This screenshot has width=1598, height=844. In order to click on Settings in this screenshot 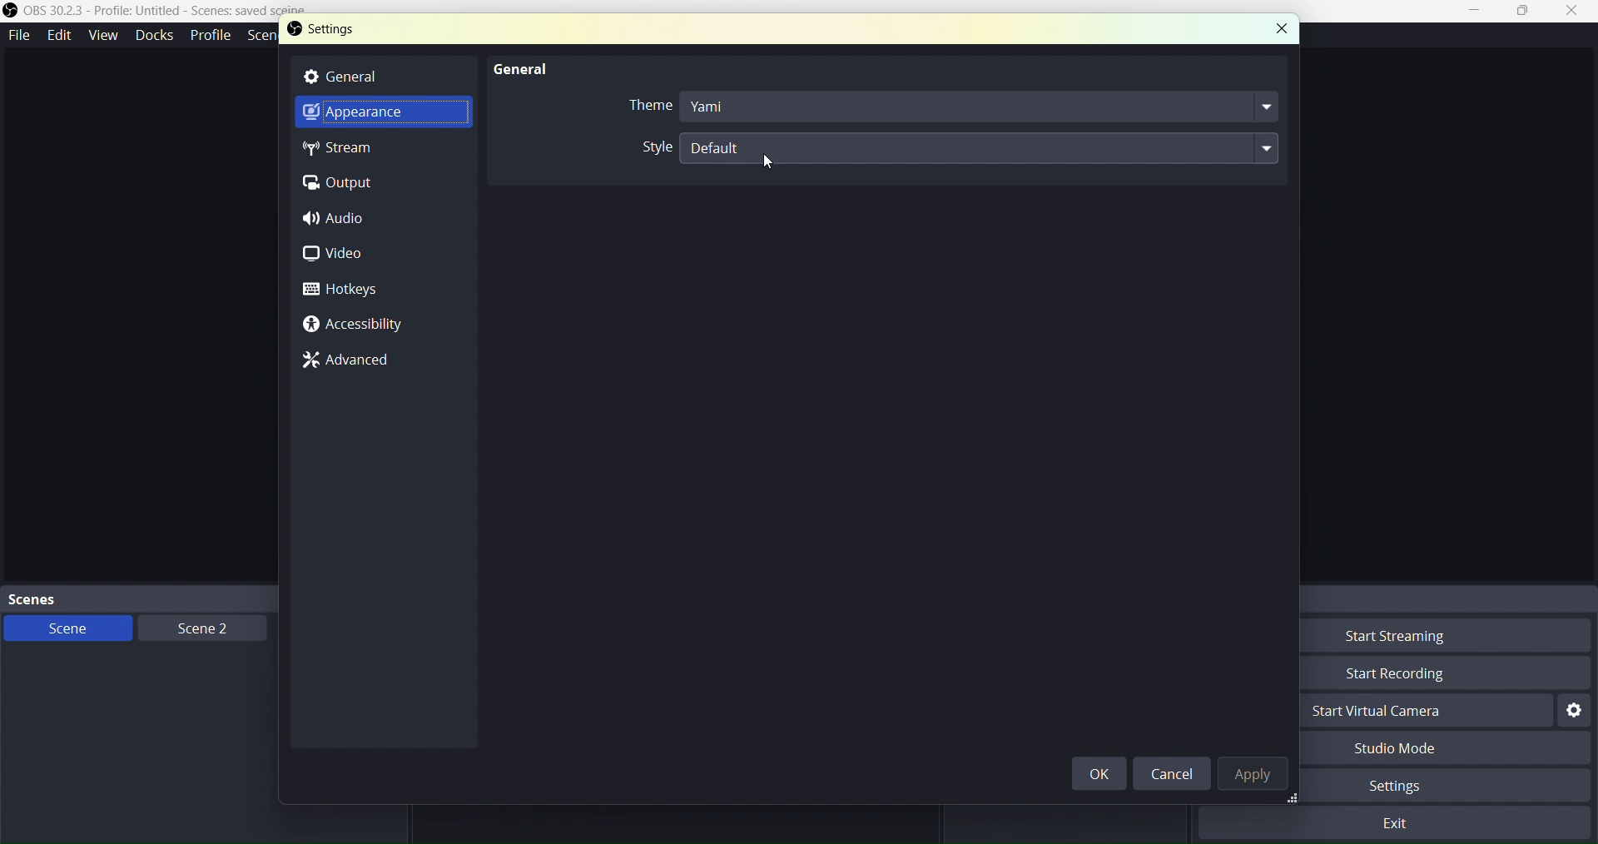, I will do `click(1576, 711)`.